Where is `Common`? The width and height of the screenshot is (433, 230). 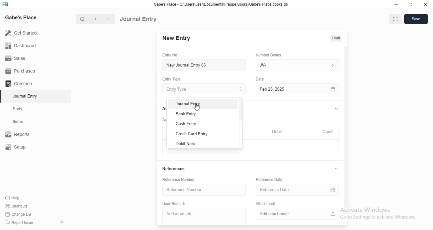
Common is located at coordinates (21, 84).